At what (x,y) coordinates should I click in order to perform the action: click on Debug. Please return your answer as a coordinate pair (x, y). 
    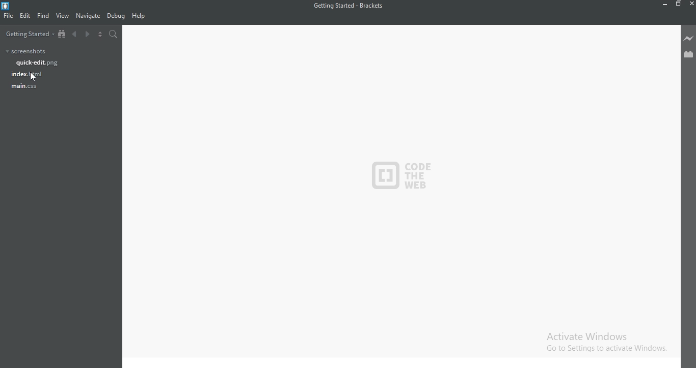
    Looking at the image, I should click on (116, 16).